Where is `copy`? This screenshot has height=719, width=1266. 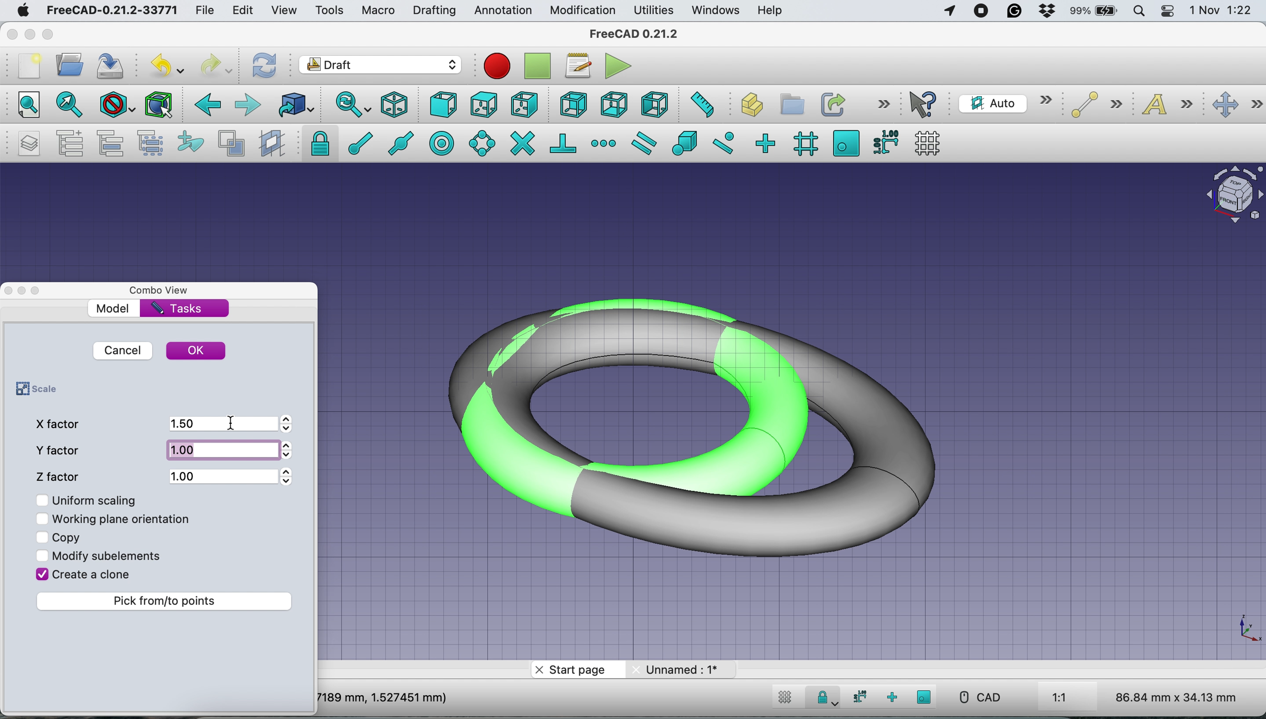
copy is located at coordinates (68, 535).